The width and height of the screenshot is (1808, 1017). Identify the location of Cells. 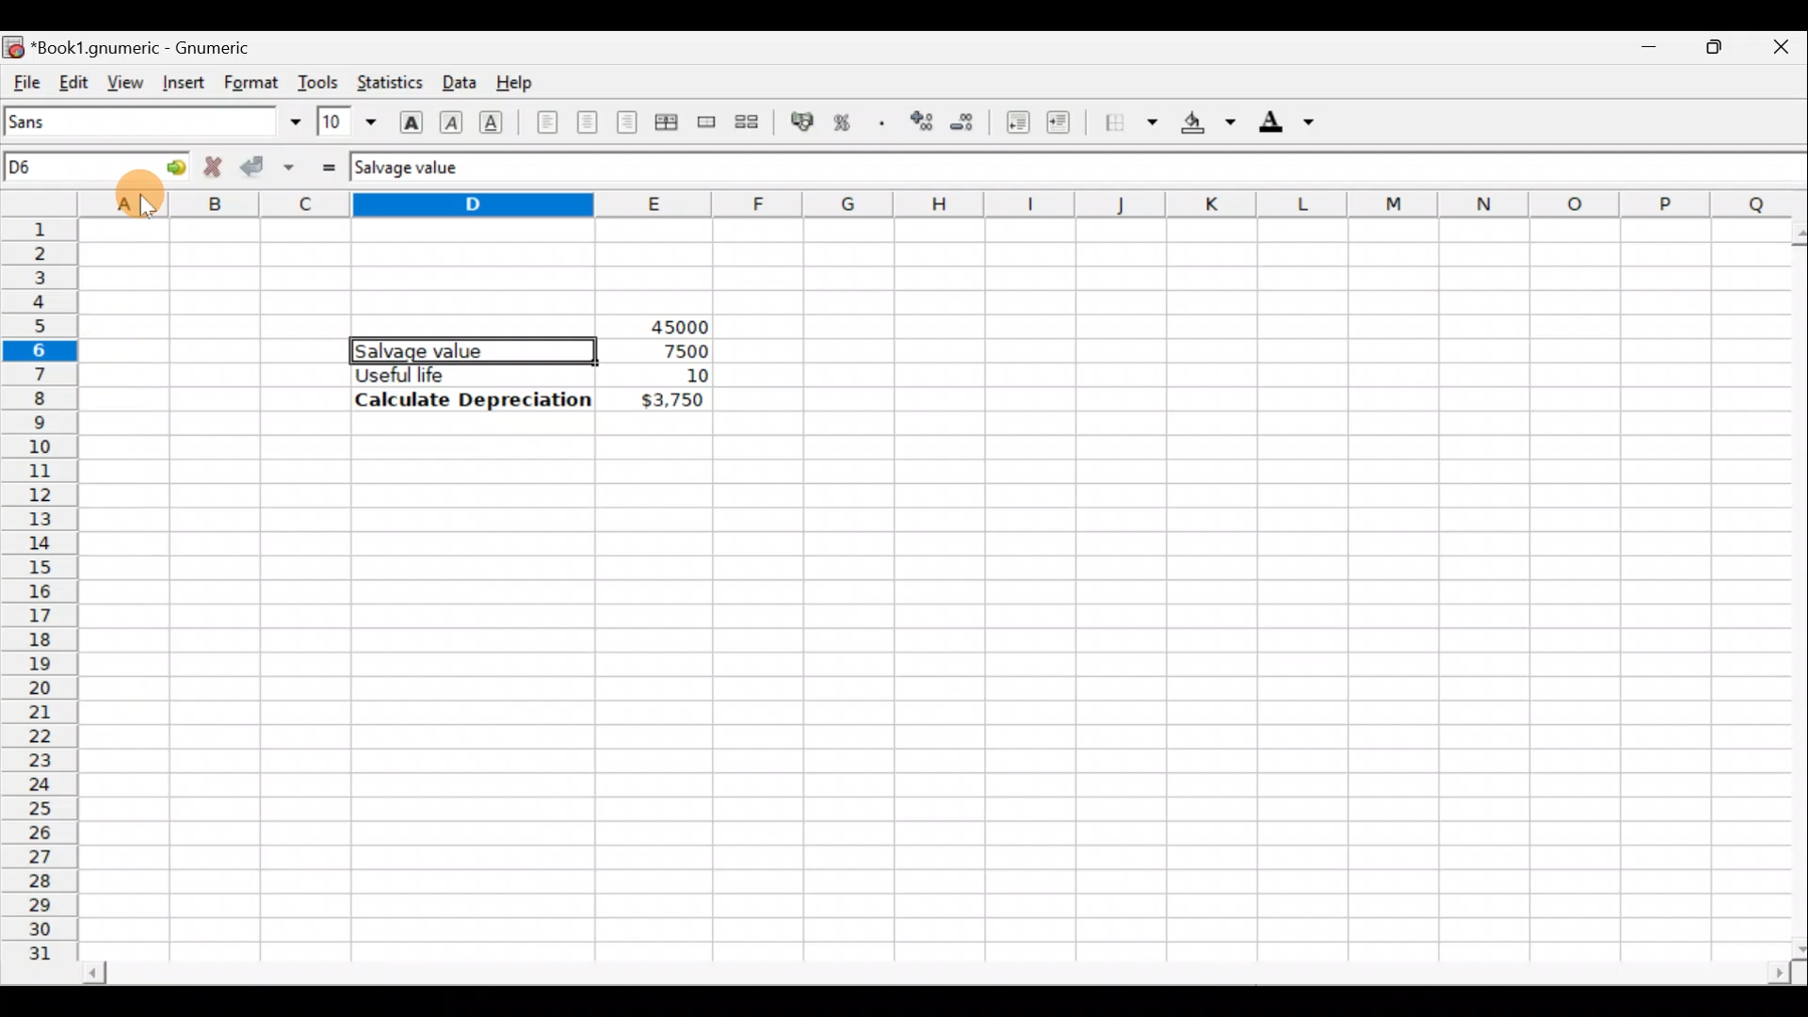
(942, 693).